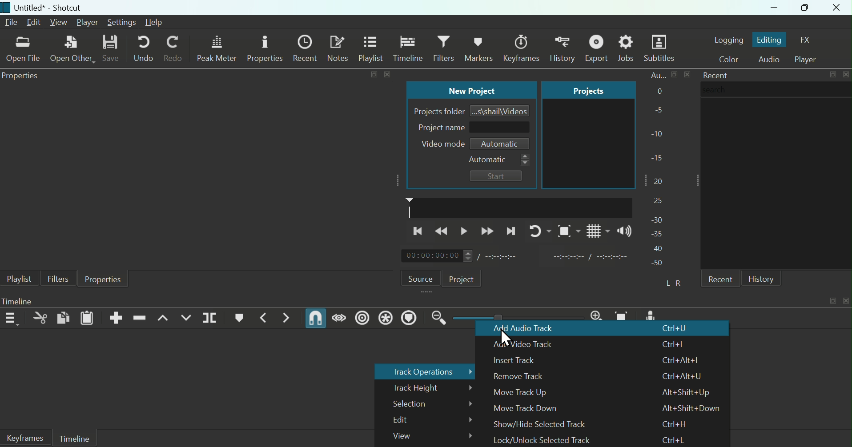 This screenshot has height=447, width=852. I want to click on -20, so click(660, 180).